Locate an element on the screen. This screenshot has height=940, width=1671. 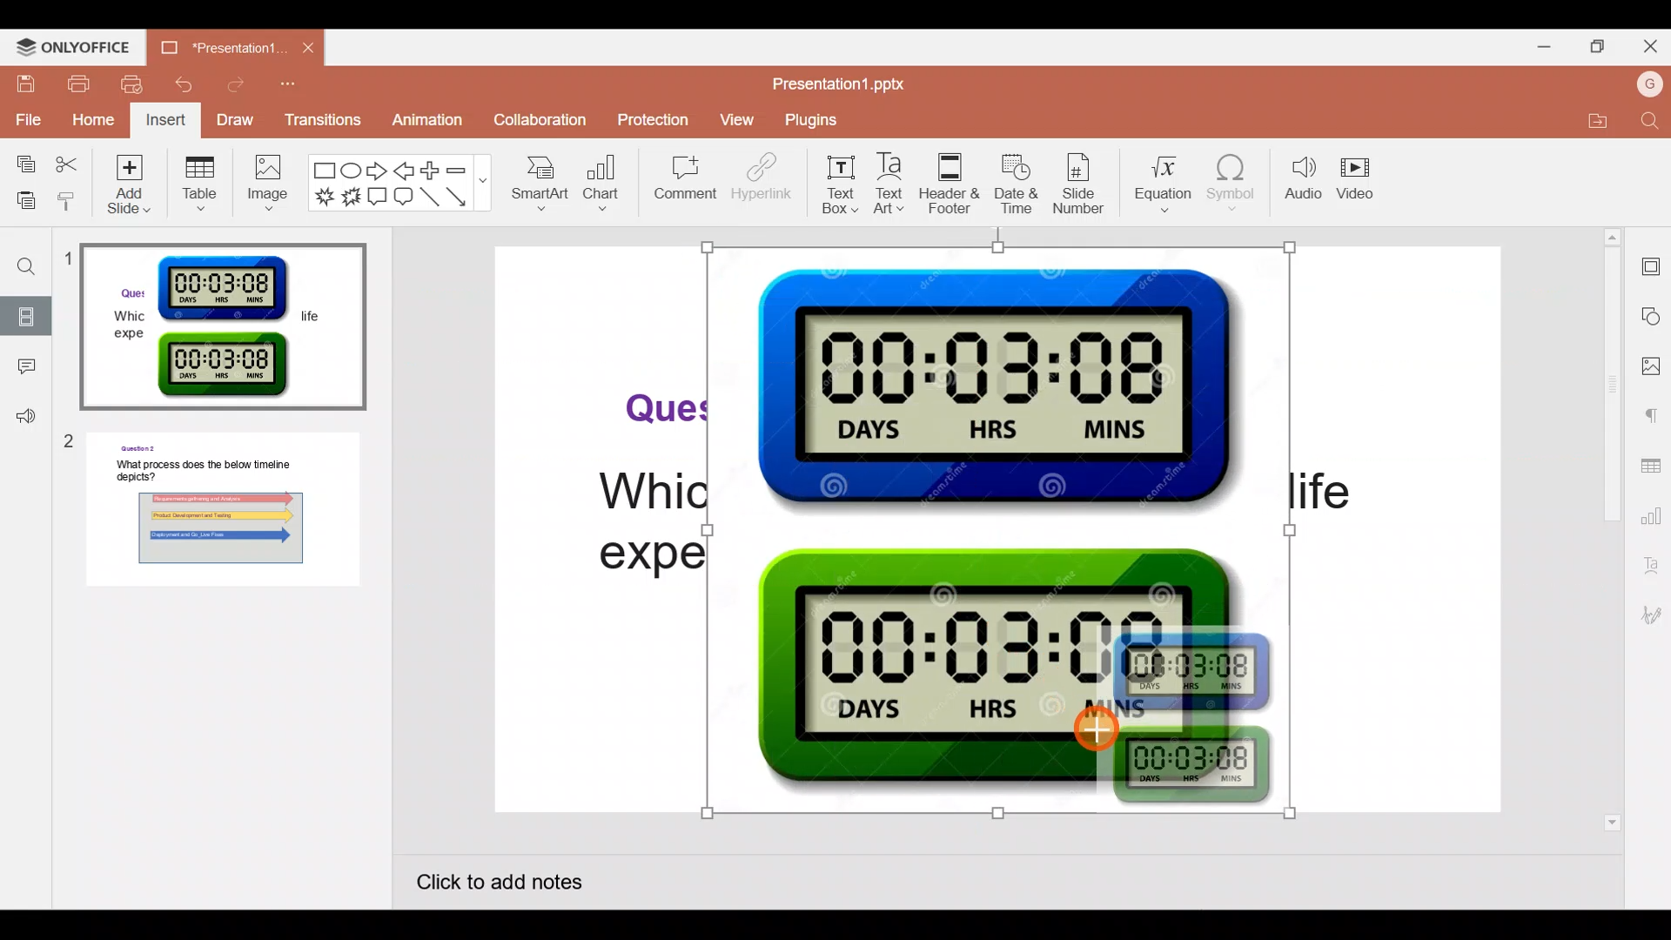
Video is located at coordinates (1362, 175).